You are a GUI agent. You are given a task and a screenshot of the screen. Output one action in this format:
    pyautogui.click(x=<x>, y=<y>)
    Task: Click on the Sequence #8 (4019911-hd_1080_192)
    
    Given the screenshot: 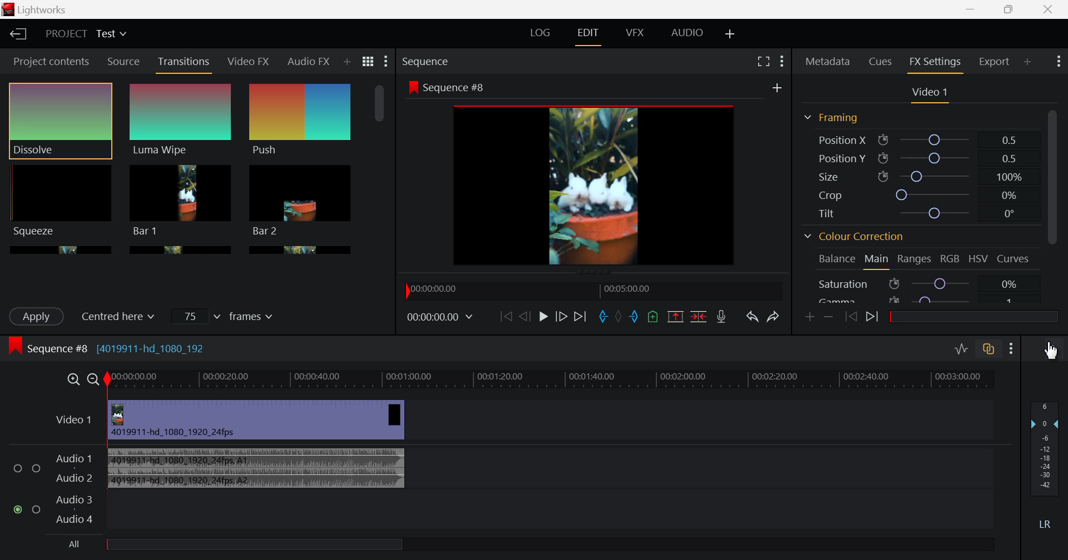 What is the action you would take?
    pyautogui.click(x=110, y=348)
    